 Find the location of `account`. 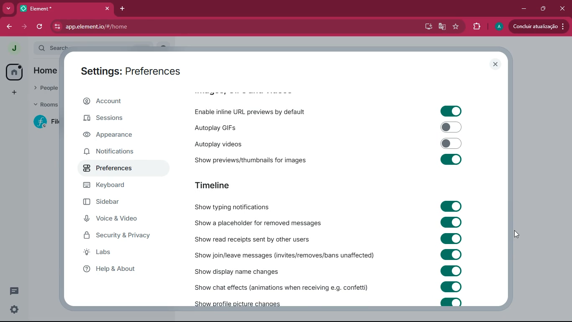

account is located at coordinates (124, 100).